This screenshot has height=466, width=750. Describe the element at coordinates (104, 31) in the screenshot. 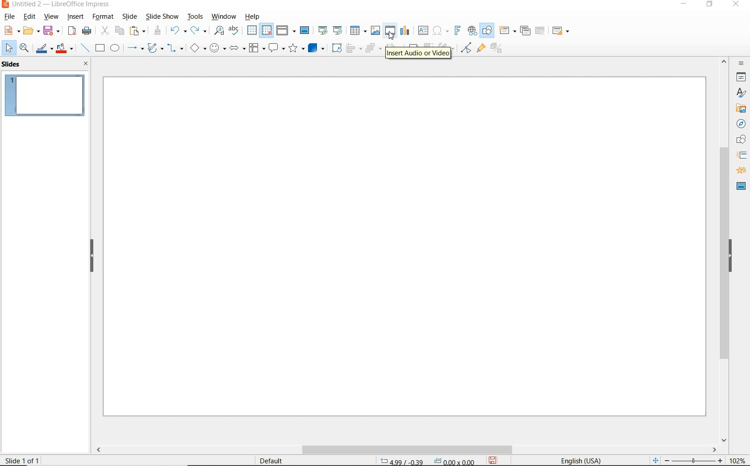

I see `CUT` at that location.